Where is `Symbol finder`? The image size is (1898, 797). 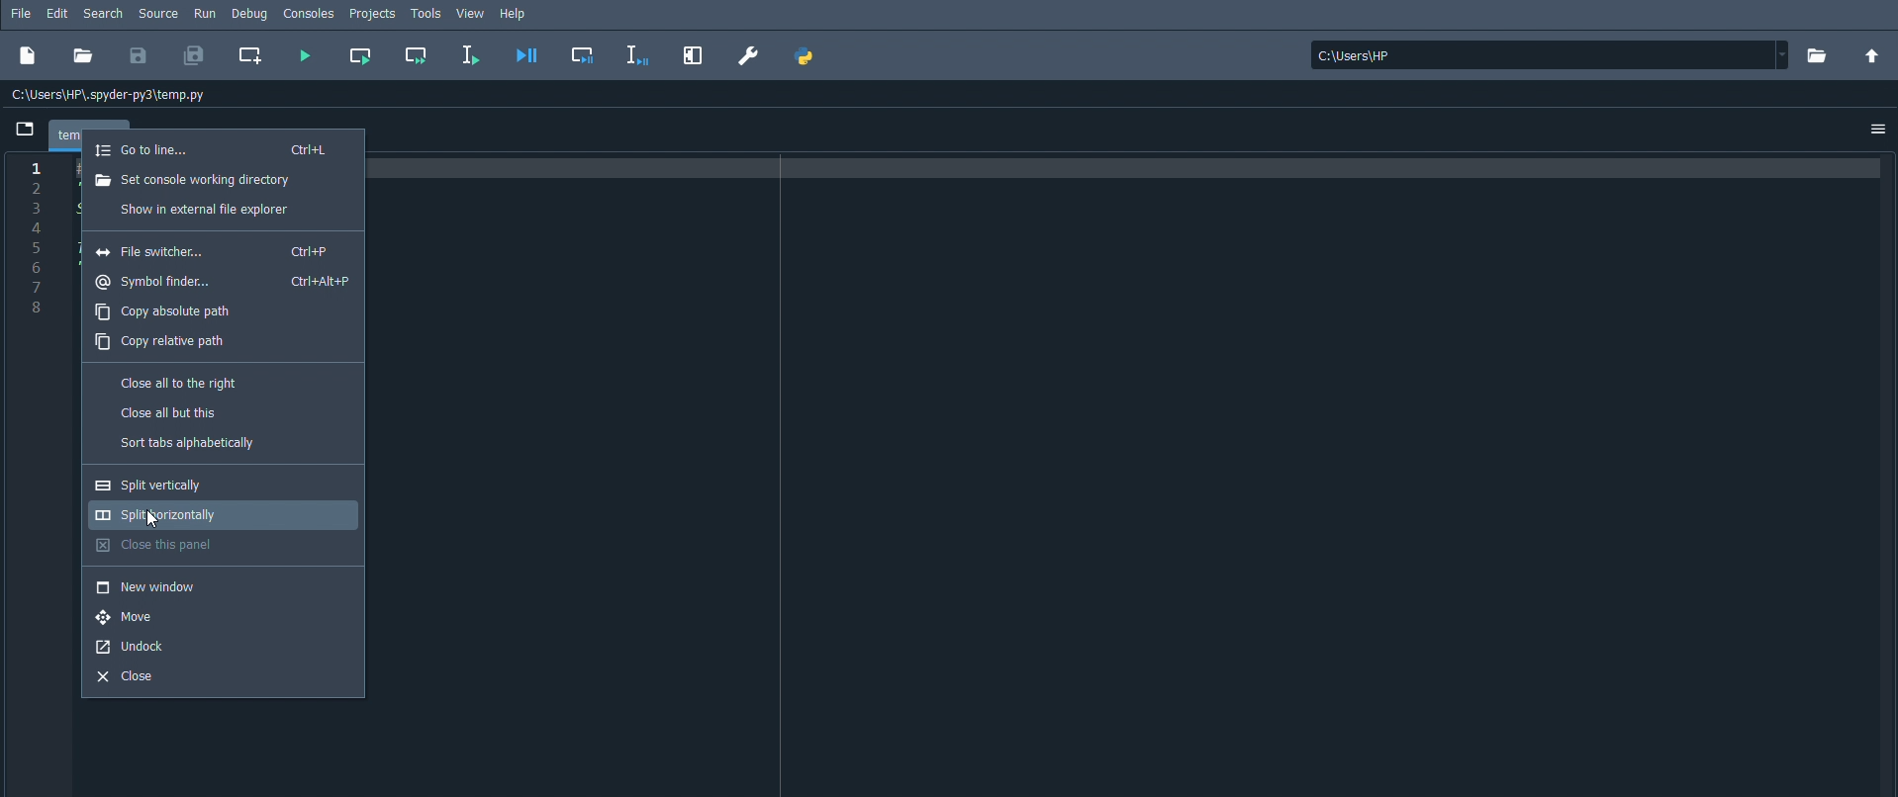 Symbol finder is located at coordinates (224, 283).